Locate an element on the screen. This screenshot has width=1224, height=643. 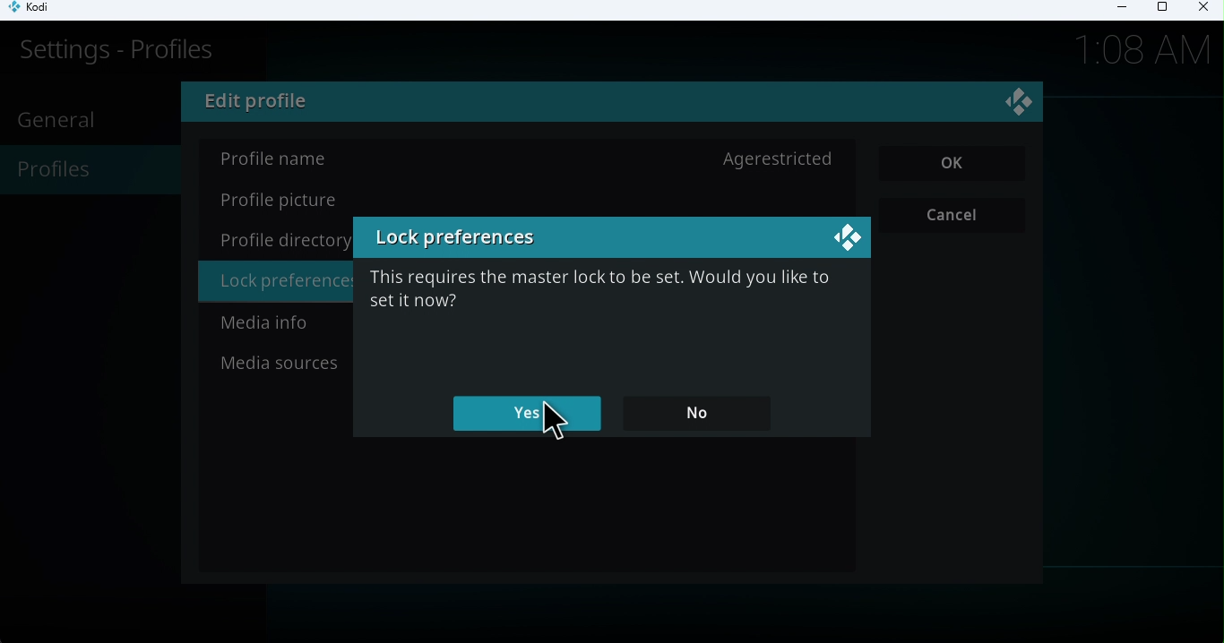
General is located at coordinates (61, 119).